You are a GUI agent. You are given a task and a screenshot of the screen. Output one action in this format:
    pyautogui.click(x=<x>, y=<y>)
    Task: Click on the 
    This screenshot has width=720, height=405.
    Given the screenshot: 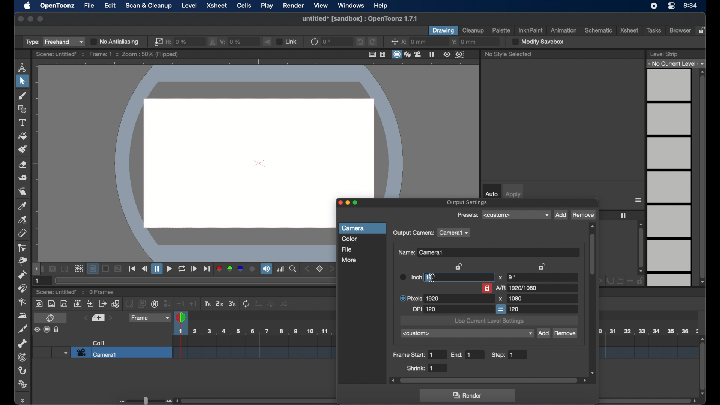 What is the action you would take?
    pyautogui.click(x=115, y=303)
    